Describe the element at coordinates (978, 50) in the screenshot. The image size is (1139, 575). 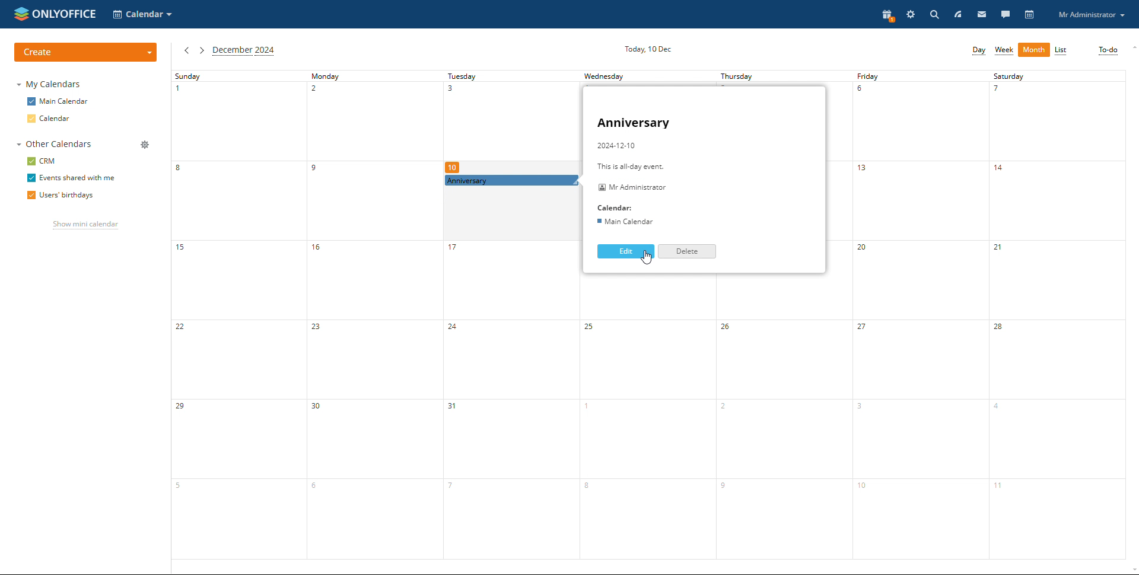
I see `day view` at that location.